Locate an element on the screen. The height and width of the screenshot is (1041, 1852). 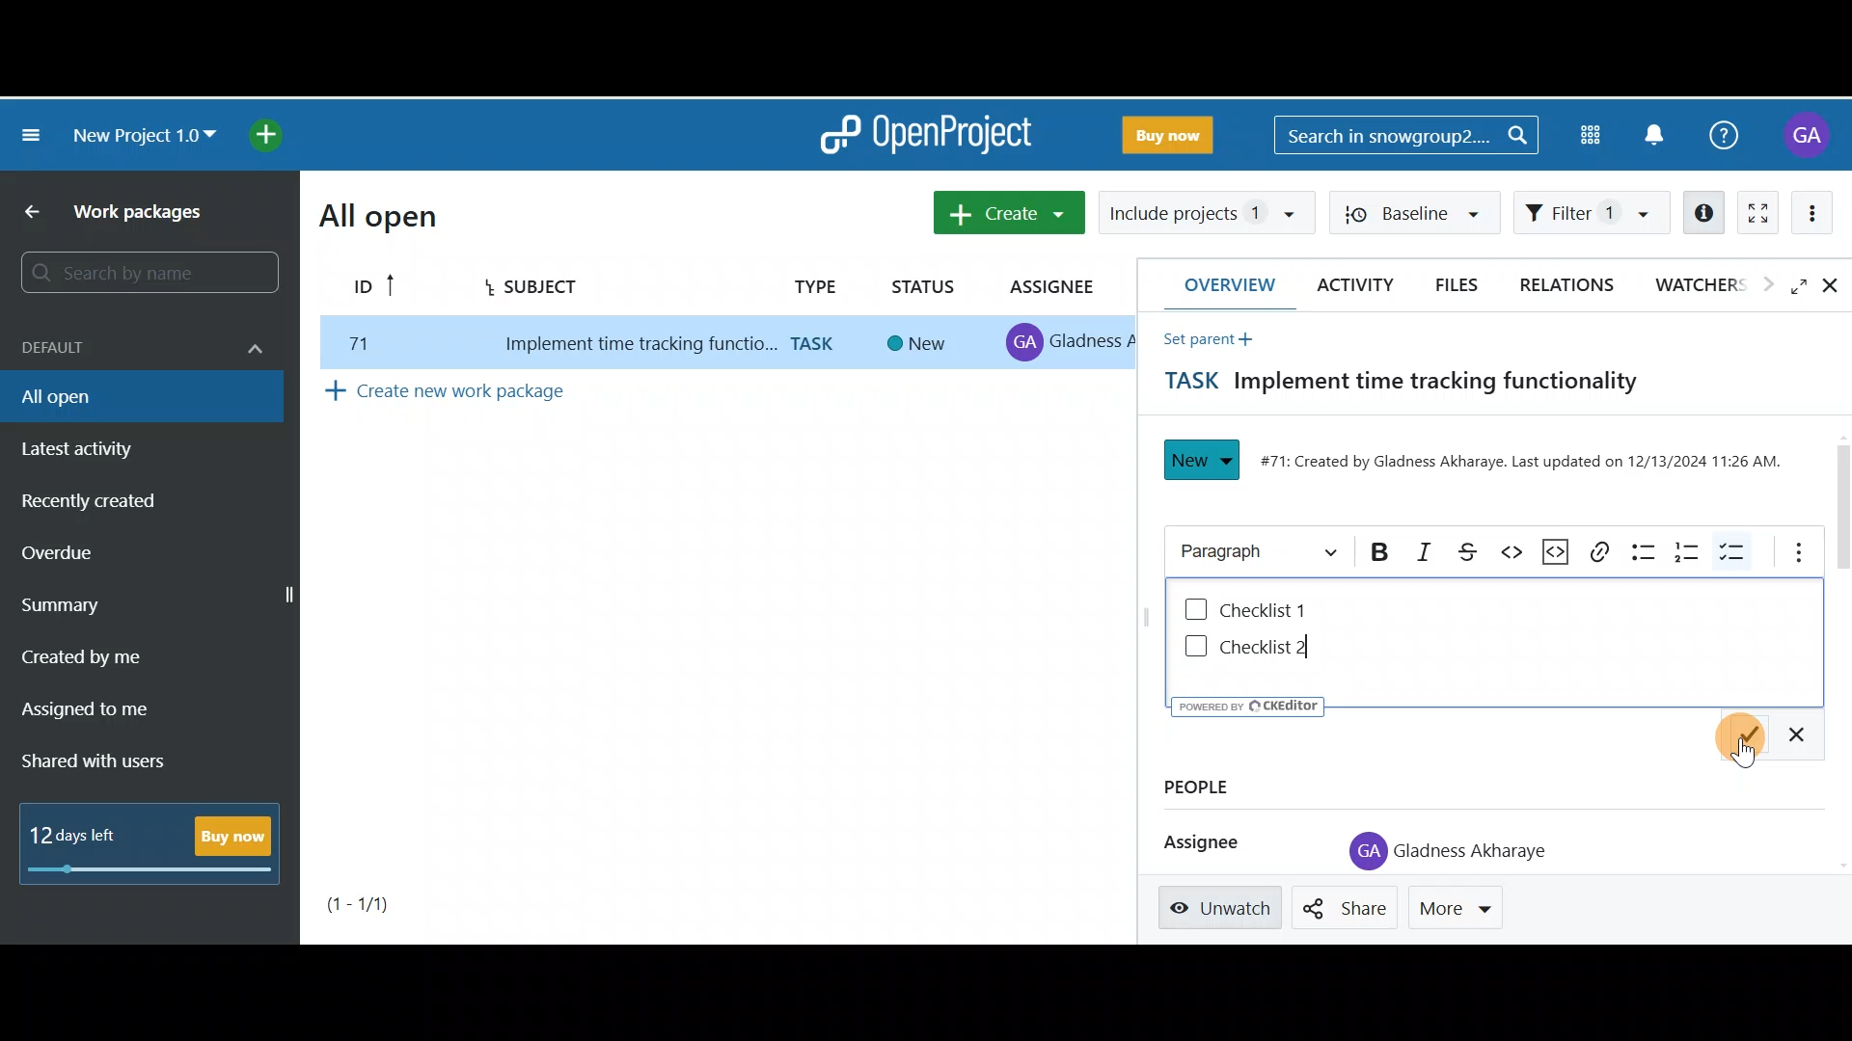
implement time tracking function.. is located at coordinates (628, 345).